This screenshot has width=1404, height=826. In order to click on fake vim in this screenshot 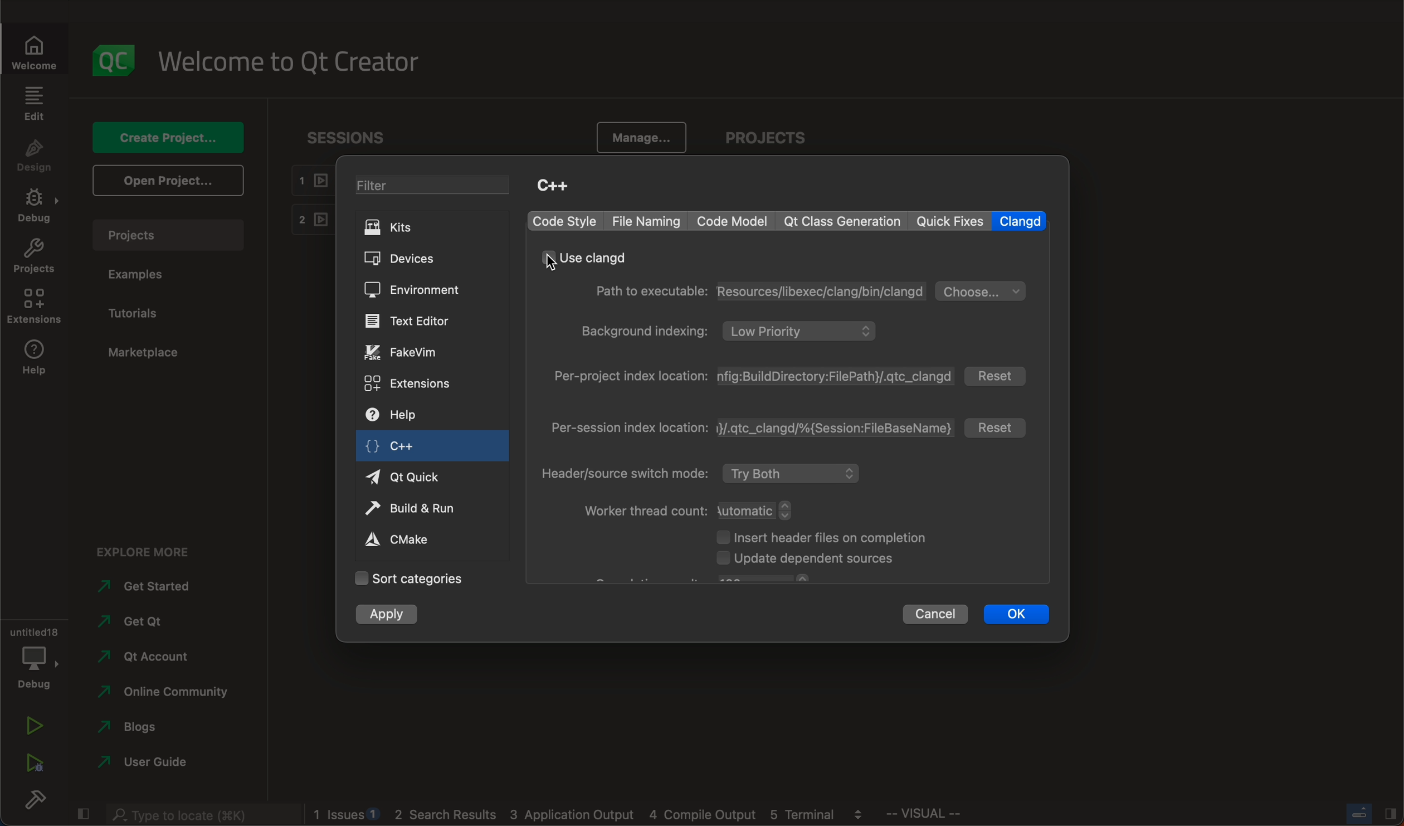, I will do `click(411, 353)`.